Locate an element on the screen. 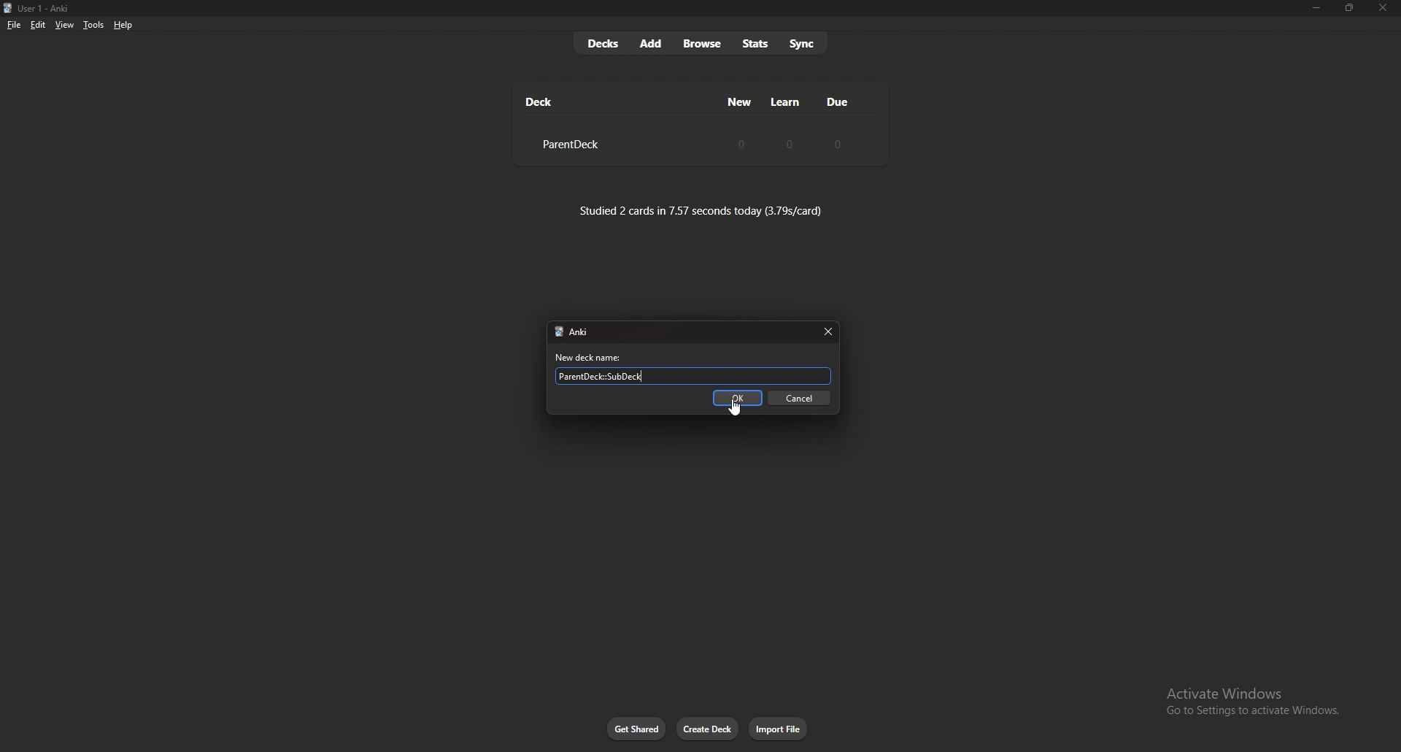 This screenshot has width=1401, height=752. cancel is located at coordinates (800, 399).